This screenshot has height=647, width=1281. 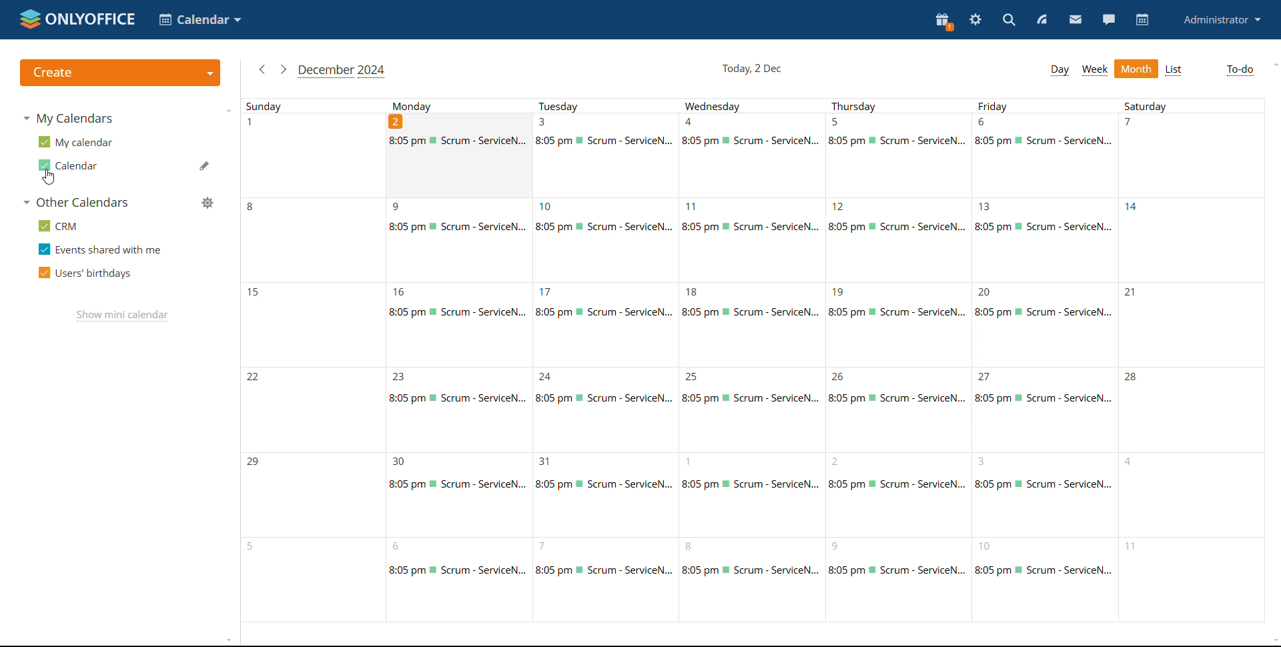 What do you see at coordinates (1192, 410) in the screenshot?
I see `28` at bounding box center [1192, 410].